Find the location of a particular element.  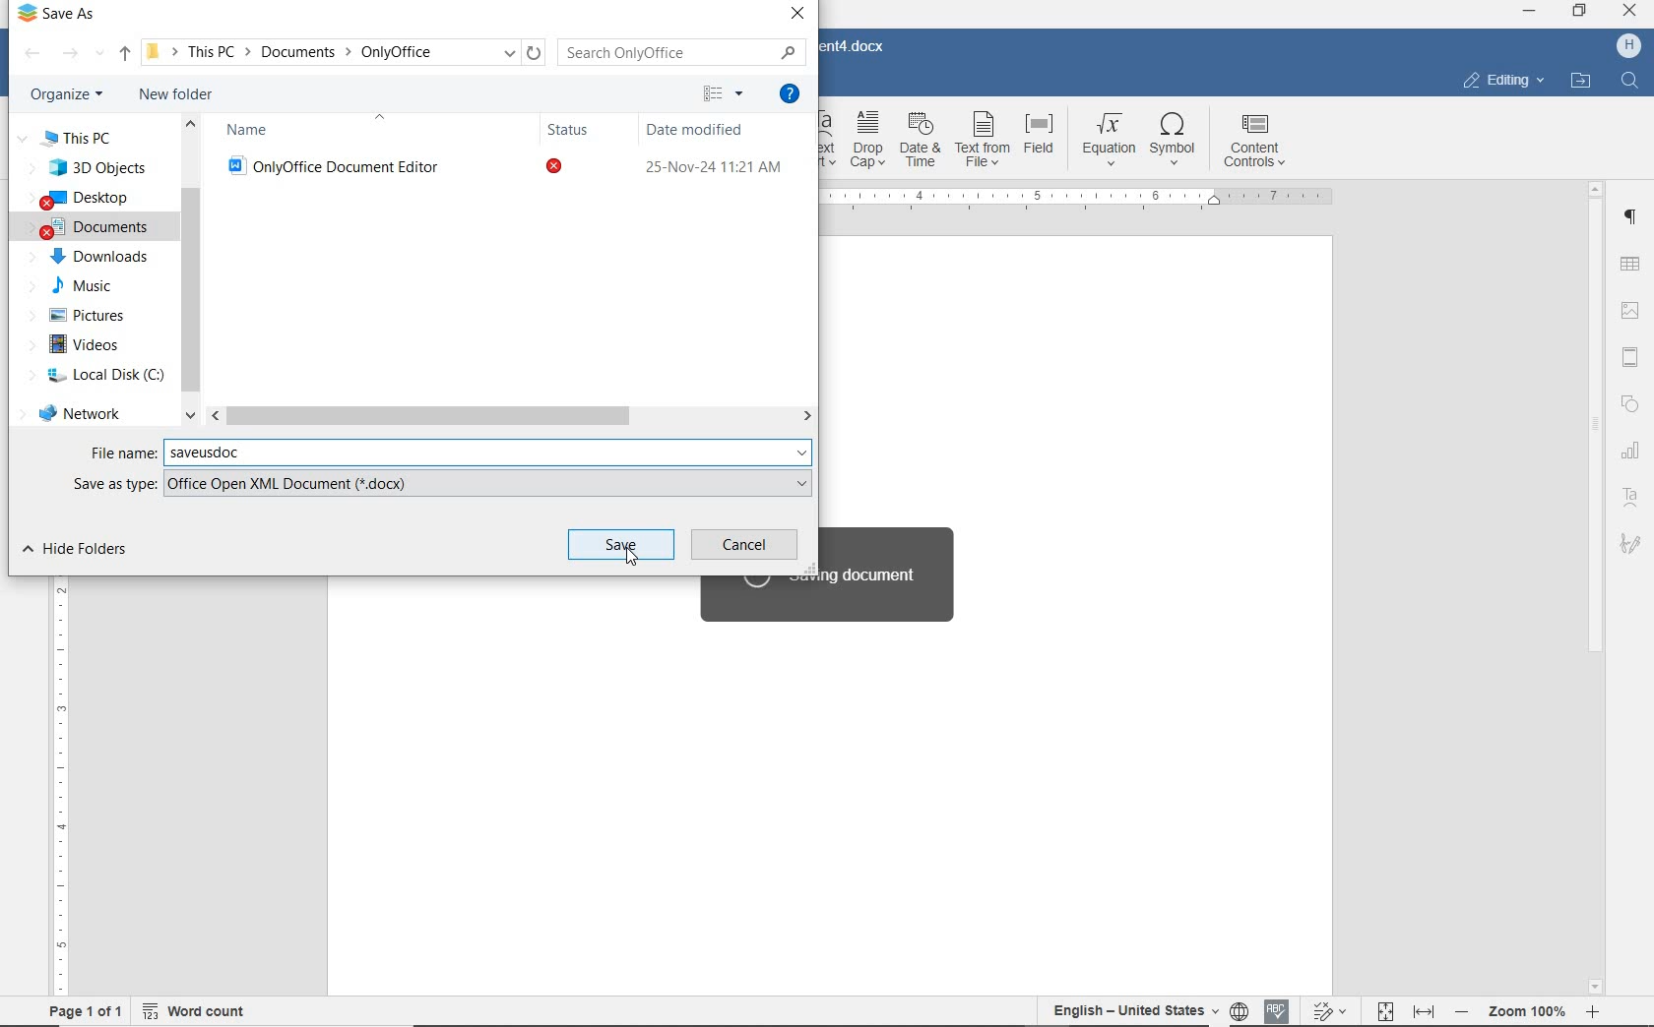

Pointer is located at coordinates (632, 570).